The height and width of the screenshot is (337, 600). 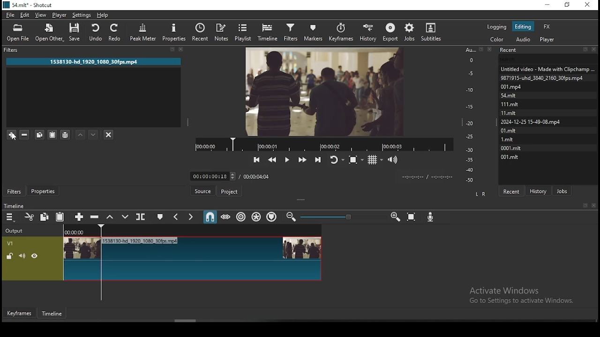 I want to click on timeline, so click(x=269, y=32).